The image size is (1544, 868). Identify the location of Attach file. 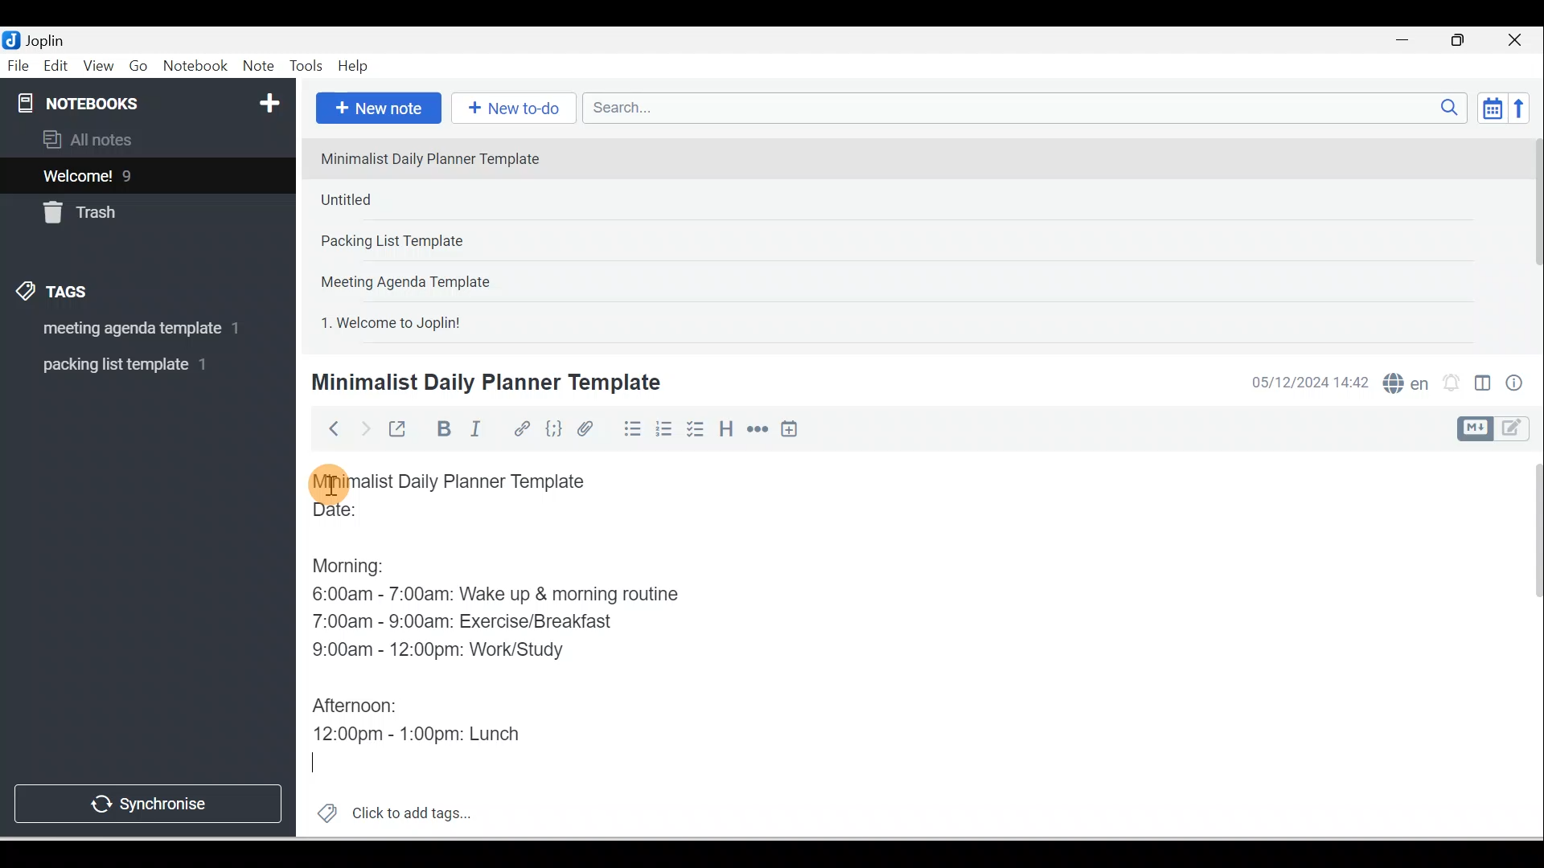
(589, 428).